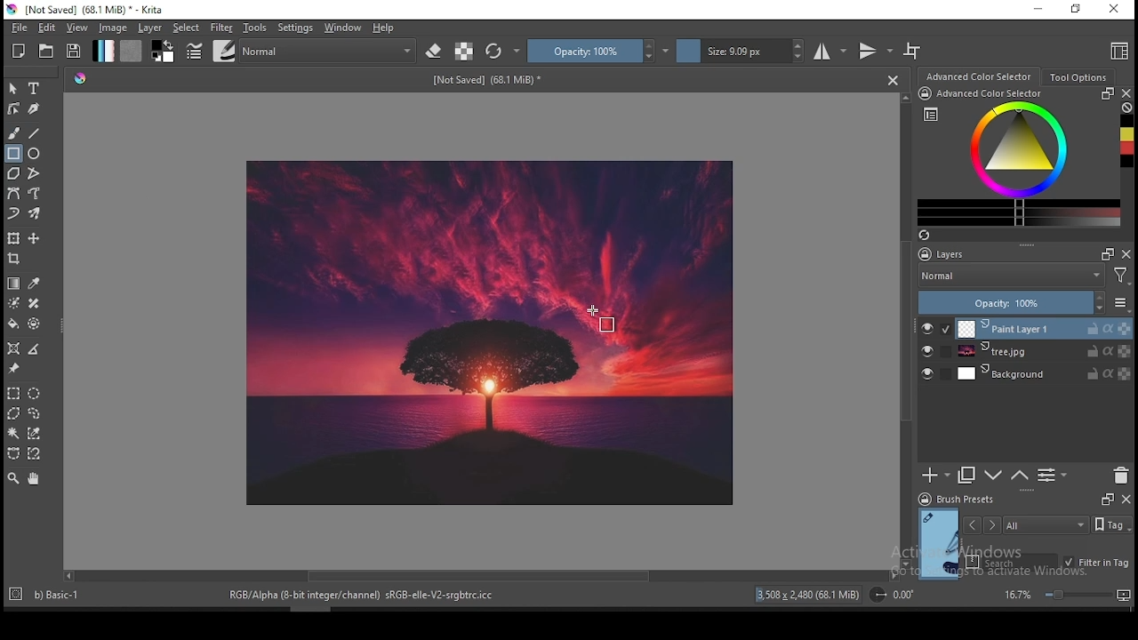  Describe the element at coordinates (490, 80) in the screenshot. I see `text` at that location.